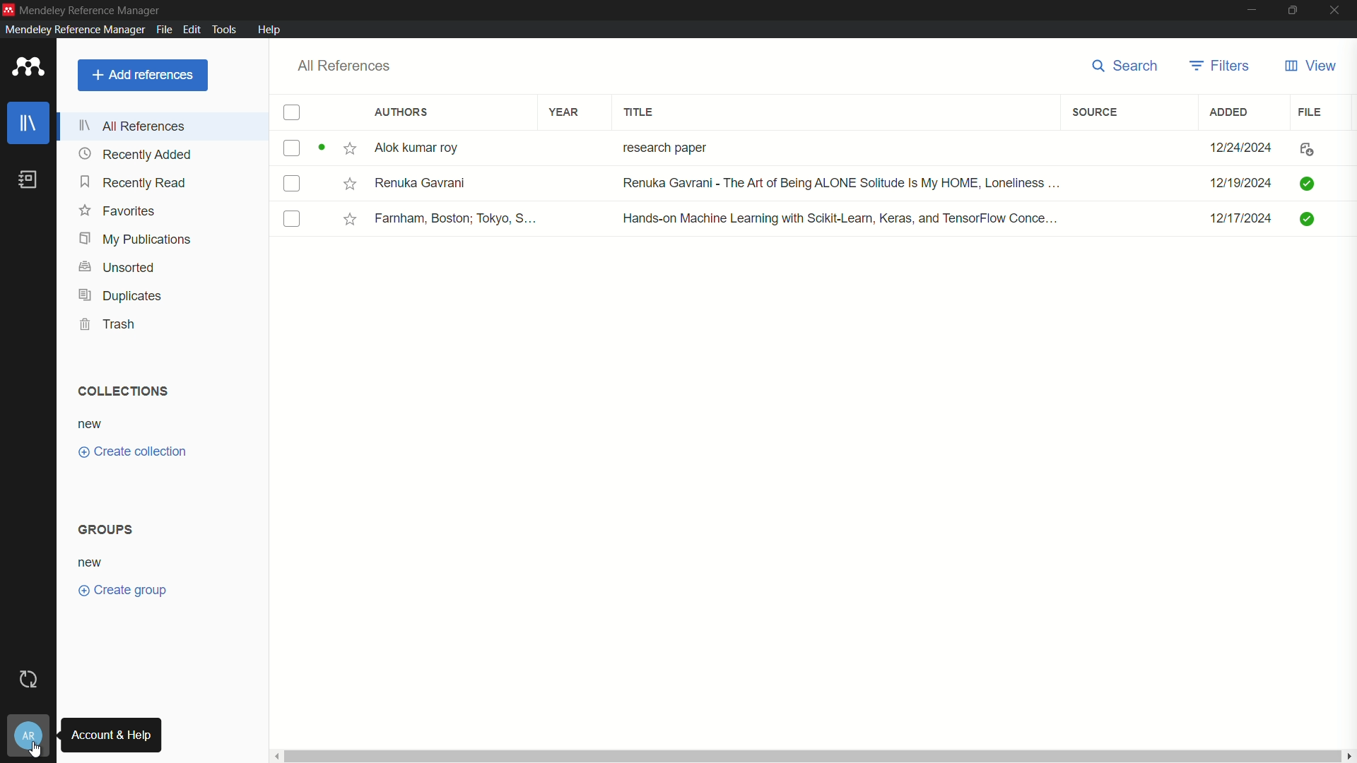 The image size is (1357, 763). What do you see at coordinates (852, 220) in the screenshot?
I see `book-3` at bounding box center [852, 220].